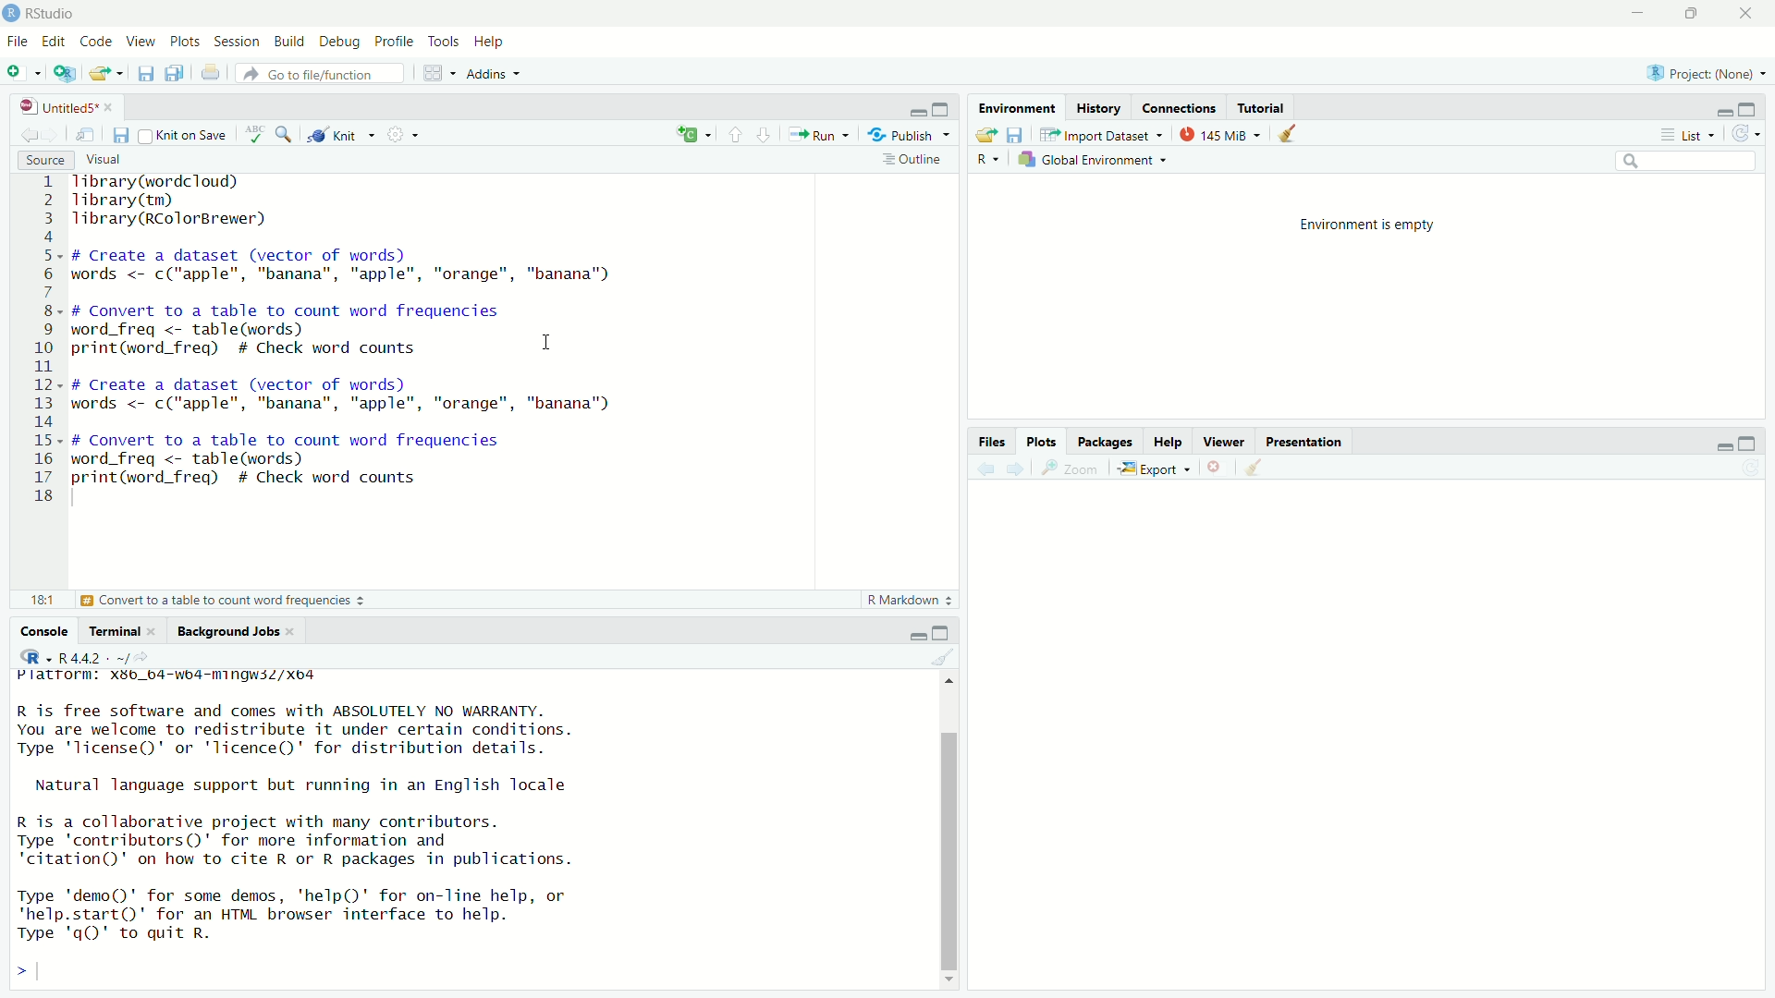  I want to click on 145 MiB , so click(1221, 138).